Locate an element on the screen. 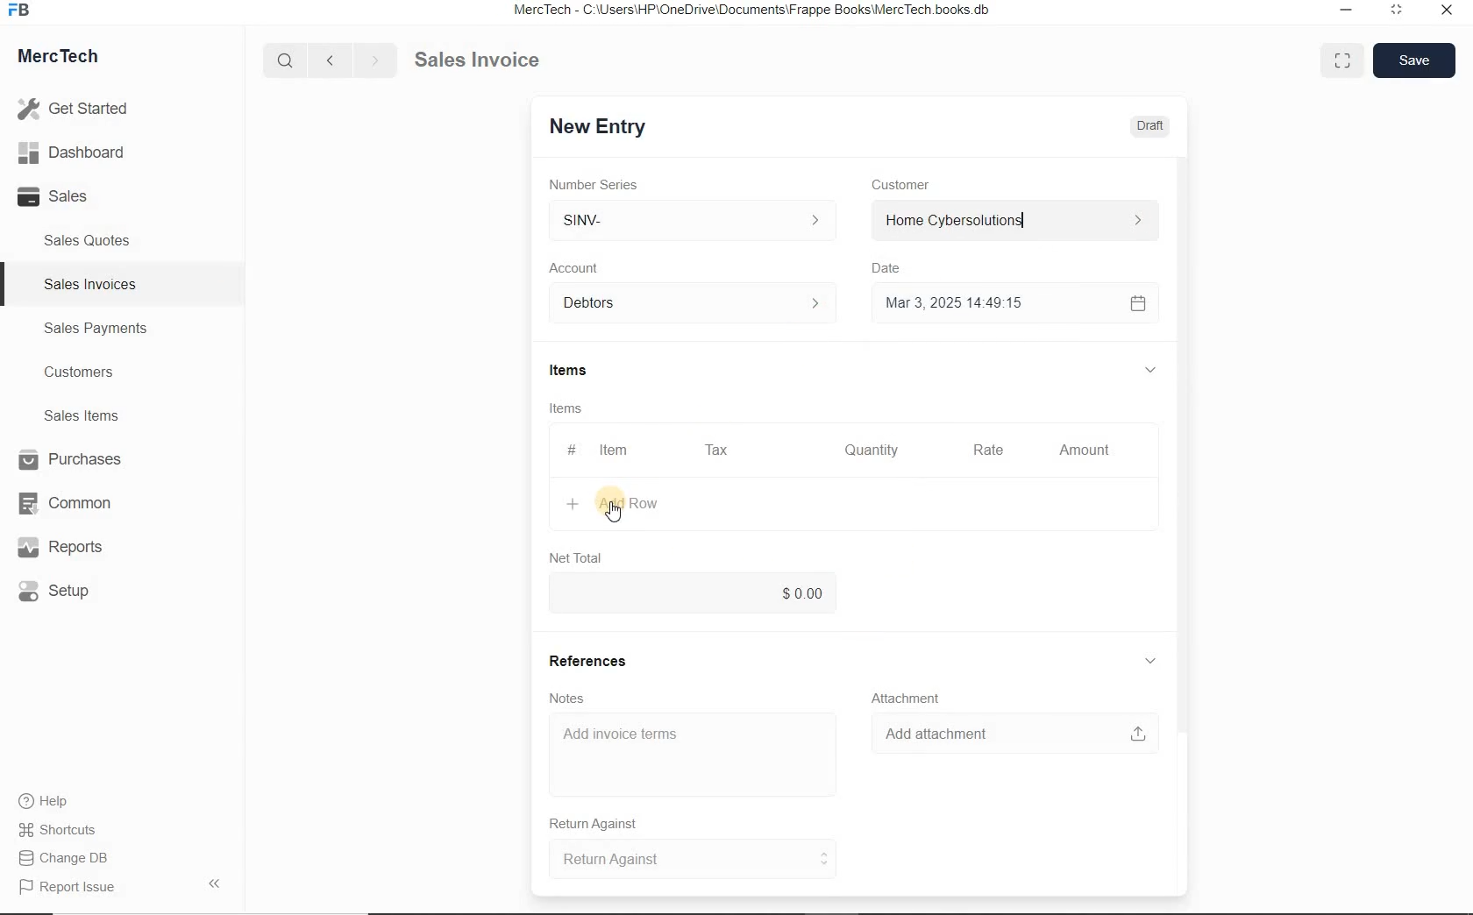 The height and width of the screenshot is (915, 1473). Dashboard is located at coordinates (80, 153).